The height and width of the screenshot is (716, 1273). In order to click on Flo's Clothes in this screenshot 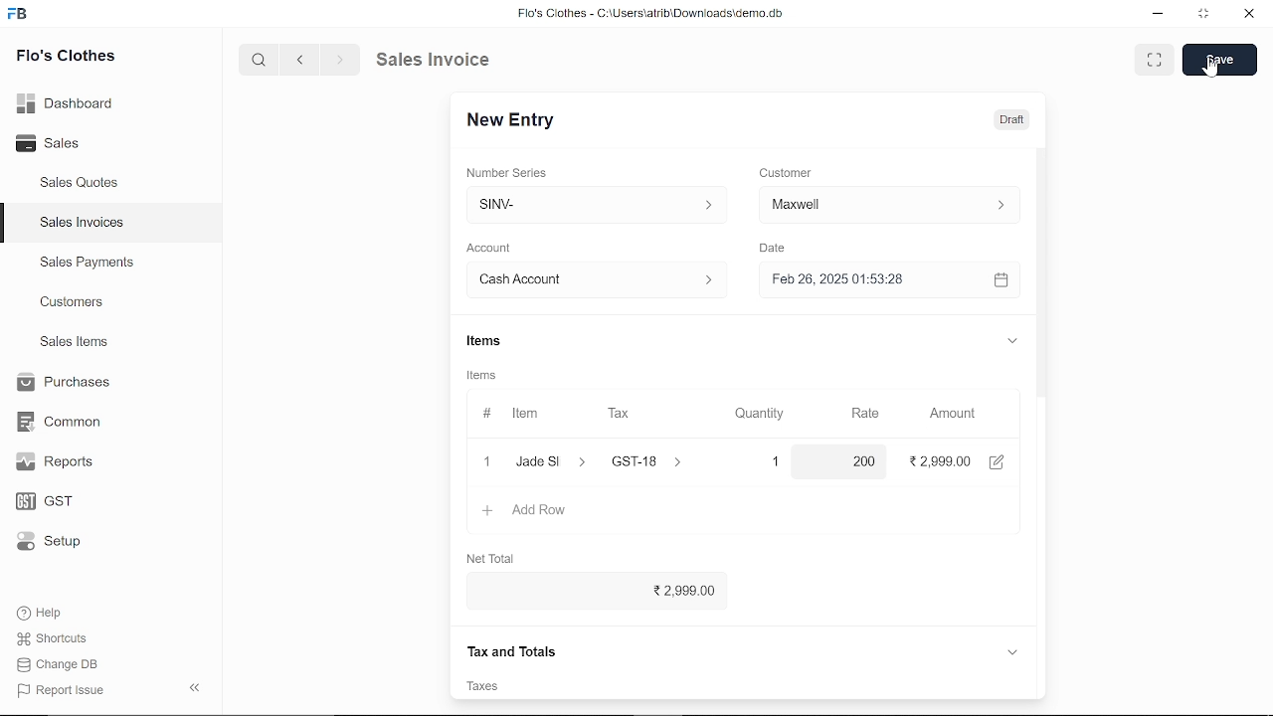, I will do `click(66, 58)`.